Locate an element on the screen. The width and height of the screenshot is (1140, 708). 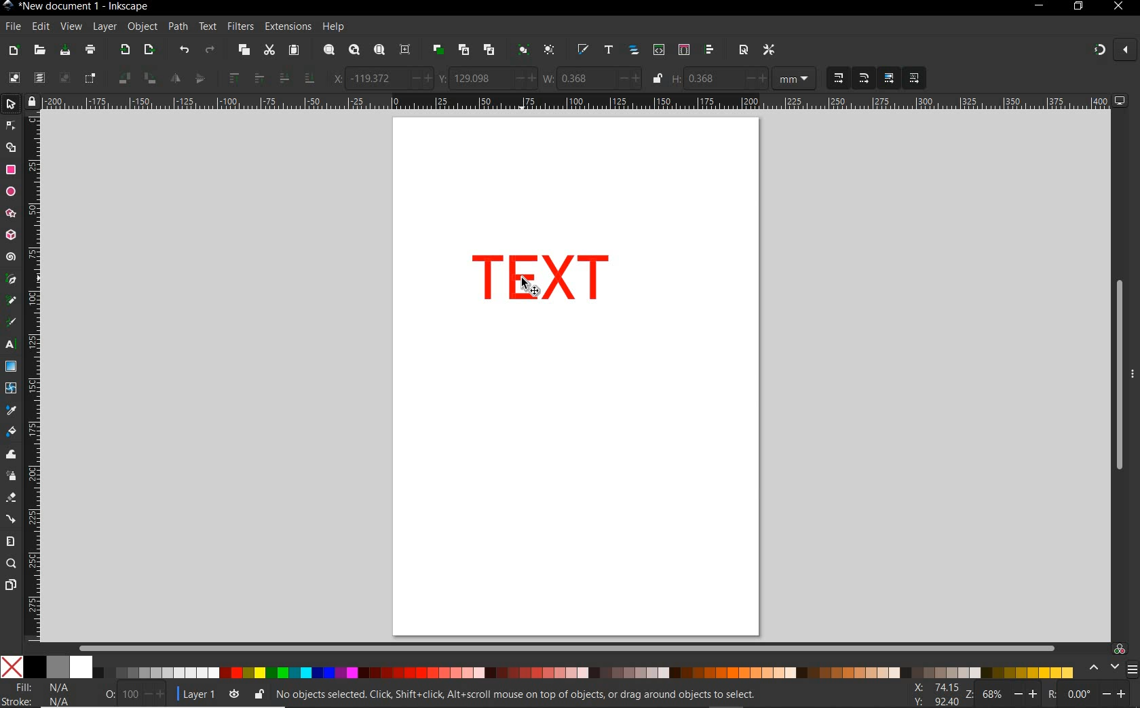
PENCIL TOOL is located at coordinates (11, 301).